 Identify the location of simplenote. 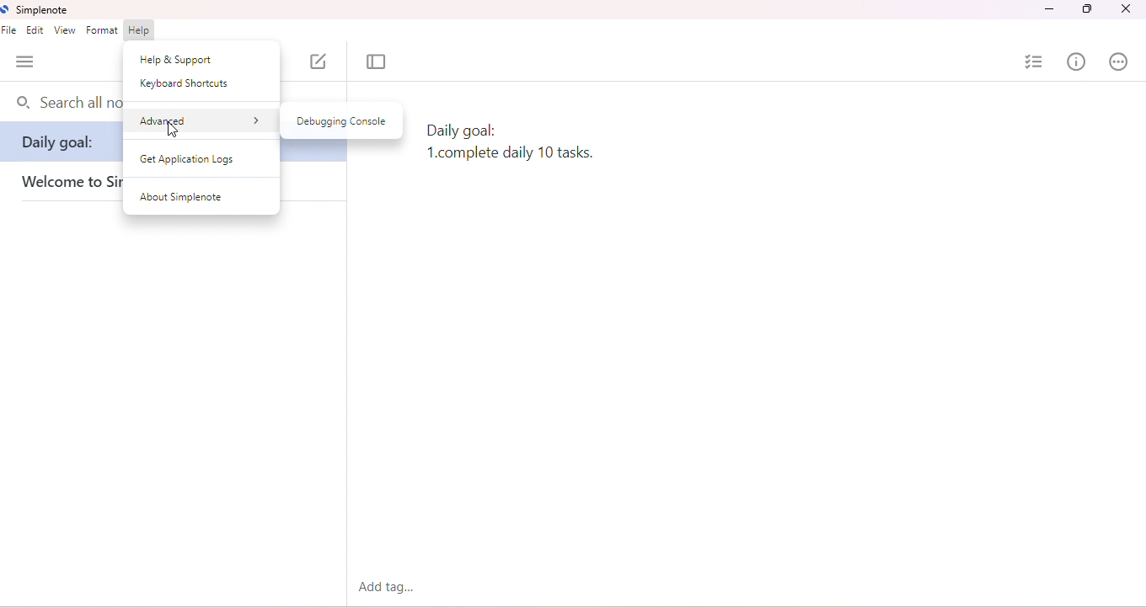
(35, 9).